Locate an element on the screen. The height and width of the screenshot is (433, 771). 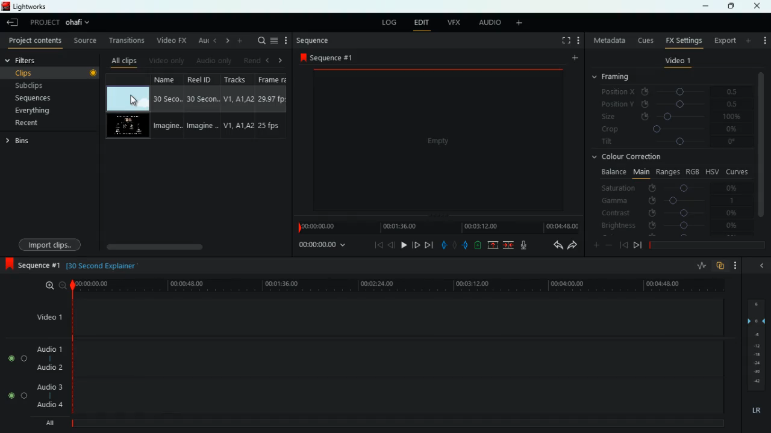
scroll is located at coordinates (181, 245).